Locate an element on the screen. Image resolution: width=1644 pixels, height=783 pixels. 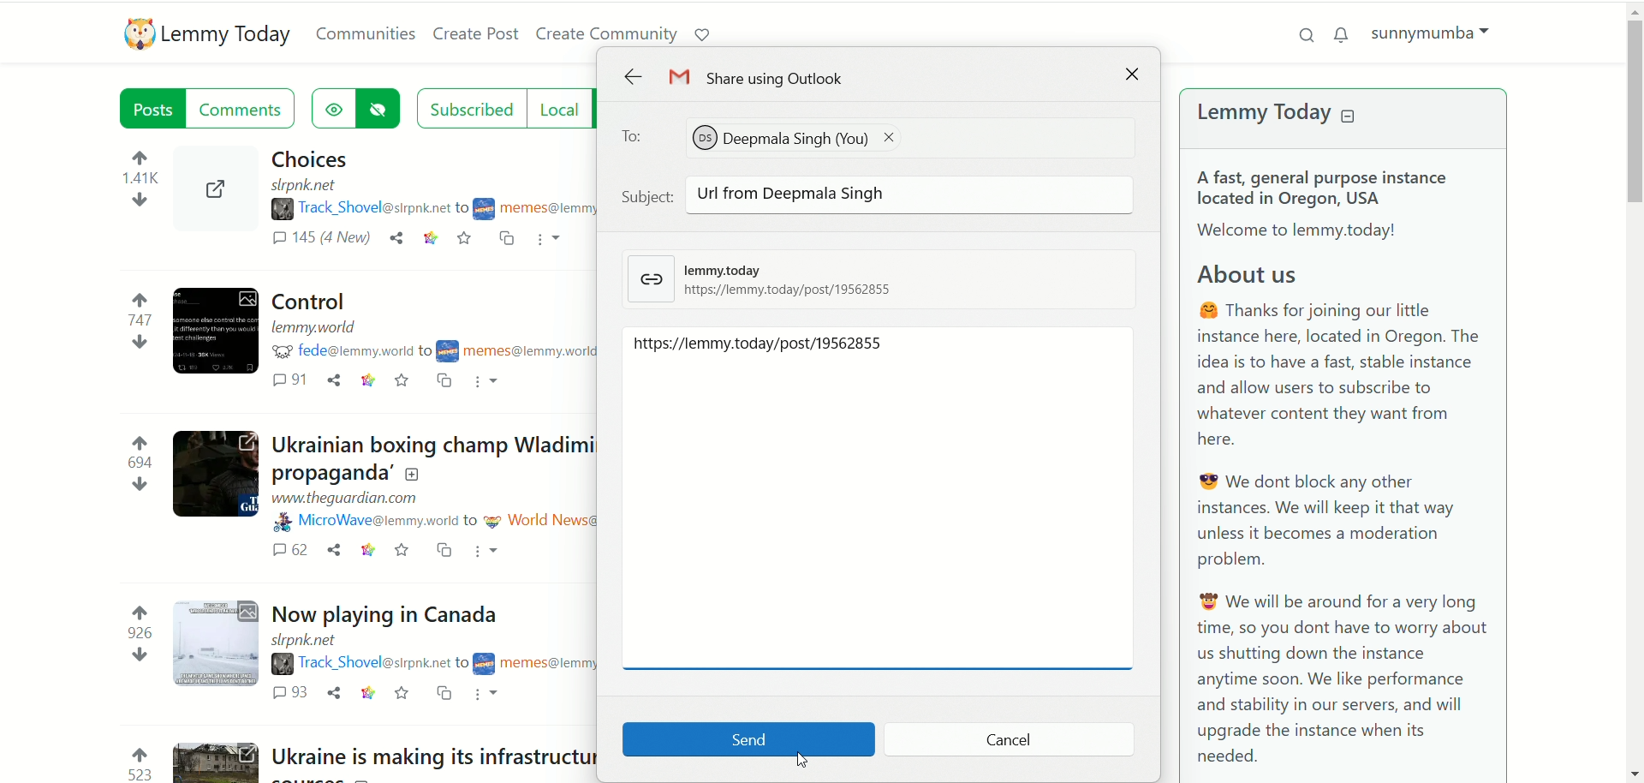
more is located at coordinates (485, 695).